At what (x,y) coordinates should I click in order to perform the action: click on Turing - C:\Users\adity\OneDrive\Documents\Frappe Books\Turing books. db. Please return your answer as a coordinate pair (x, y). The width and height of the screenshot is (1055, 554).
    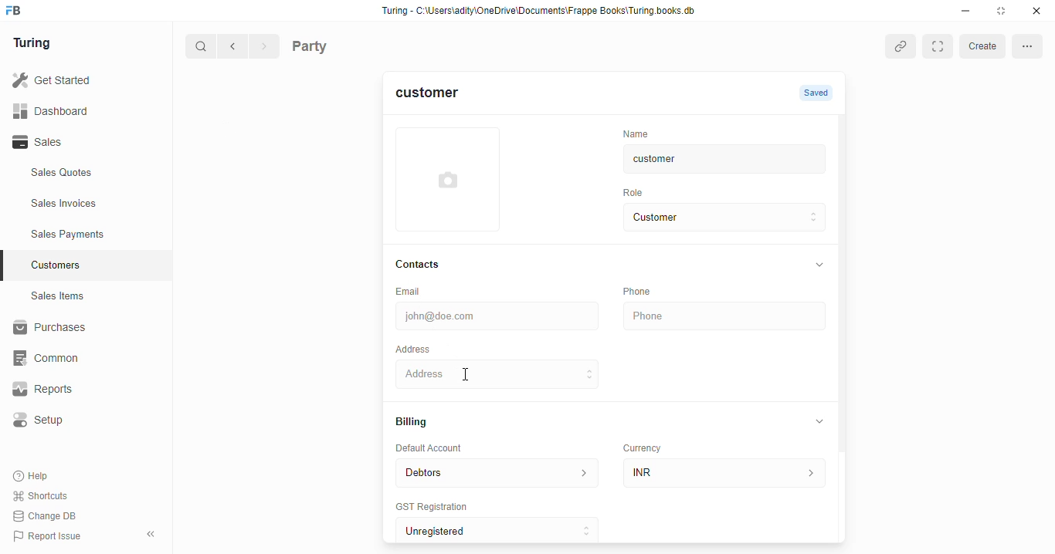
    Looking at the image, I should click on (543, 12).